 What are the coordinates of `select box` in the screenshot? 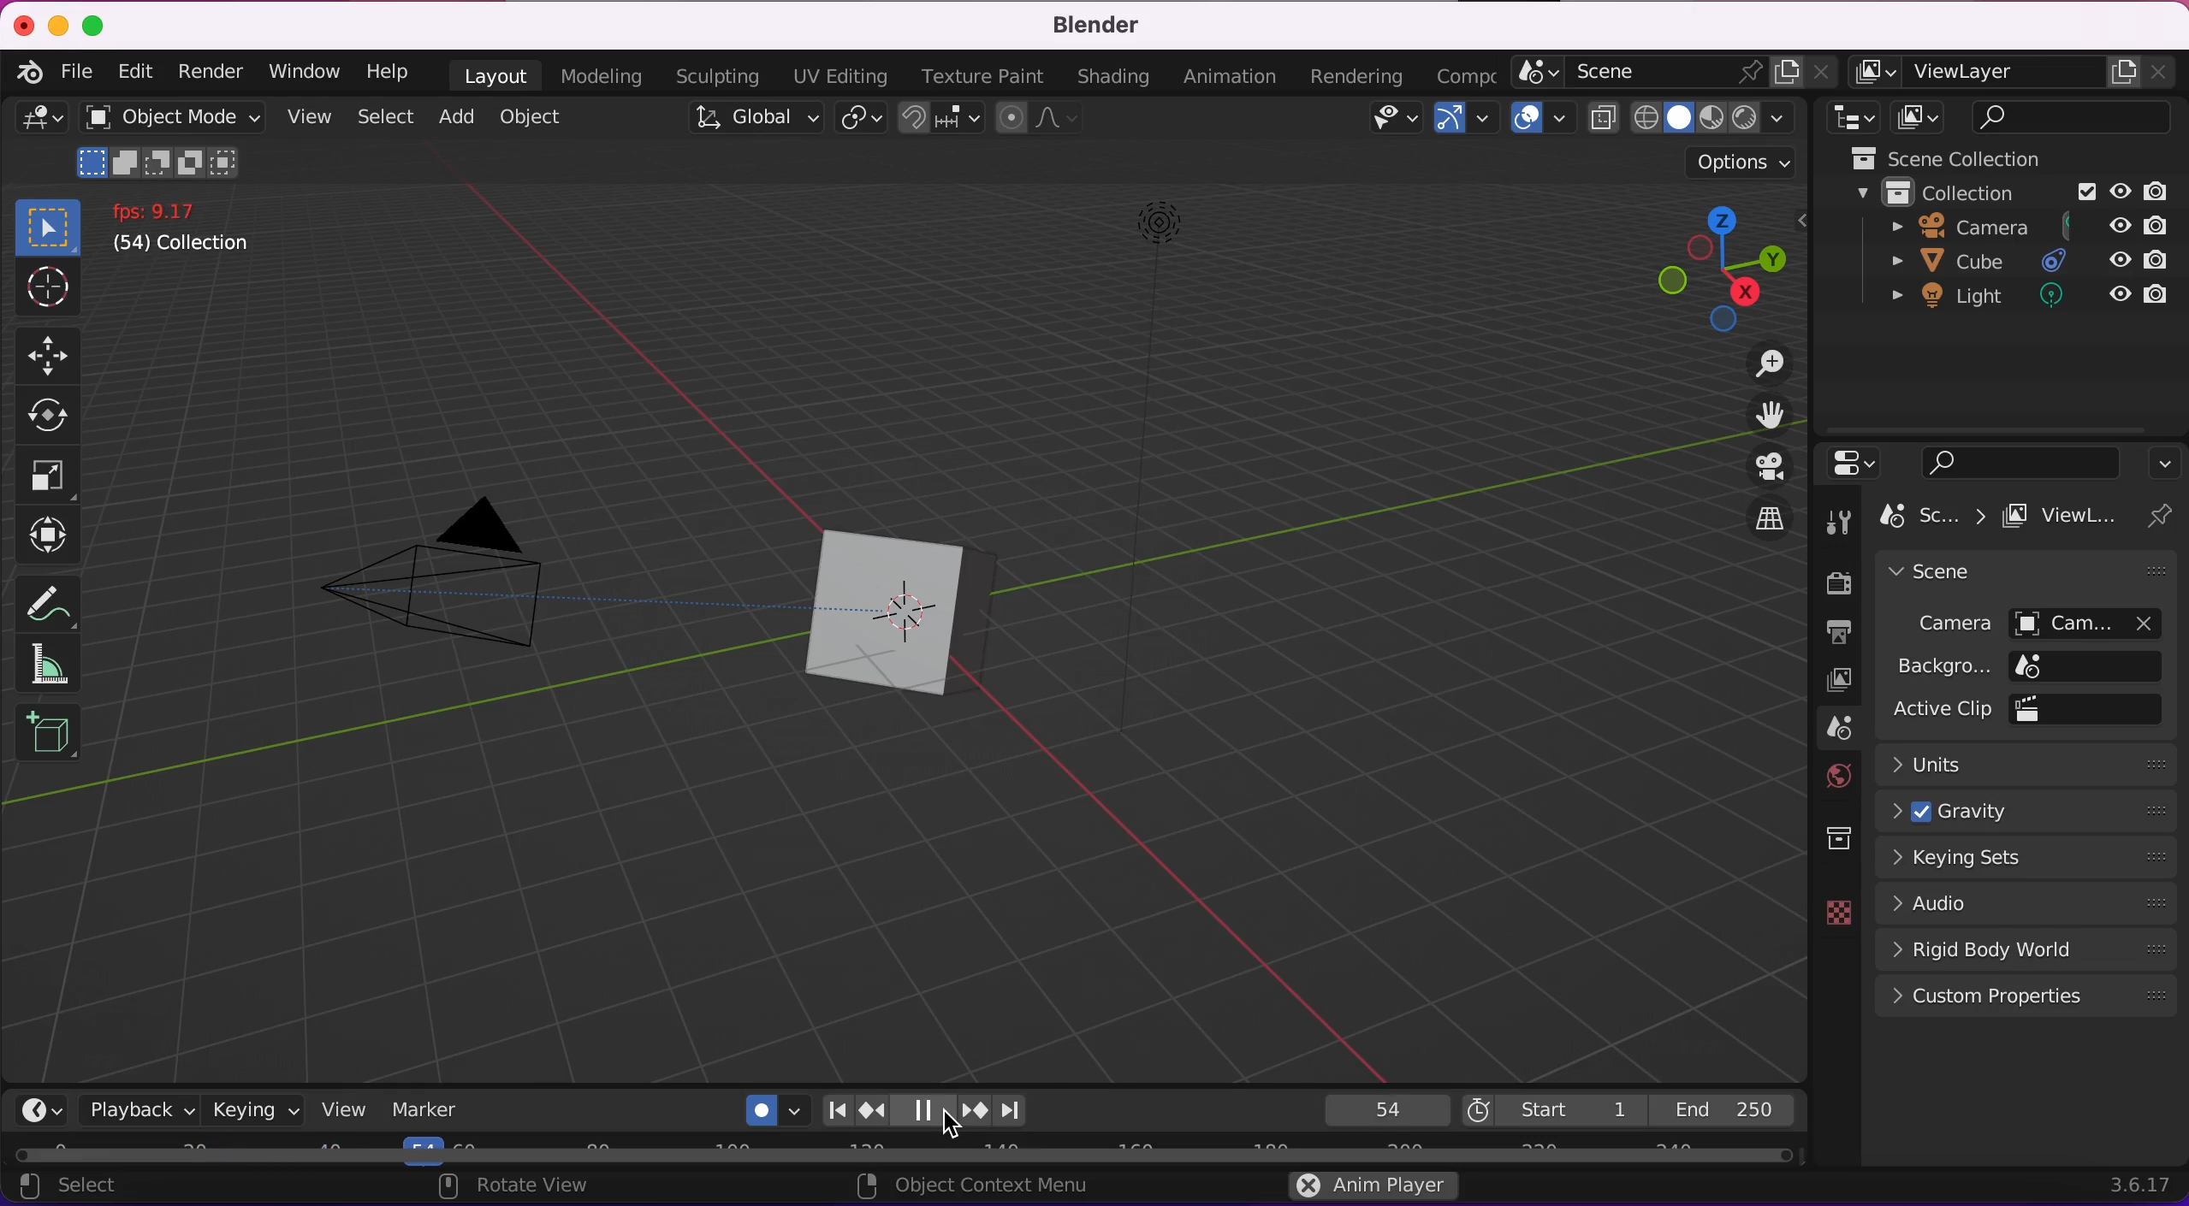 It's located at (52, 226).